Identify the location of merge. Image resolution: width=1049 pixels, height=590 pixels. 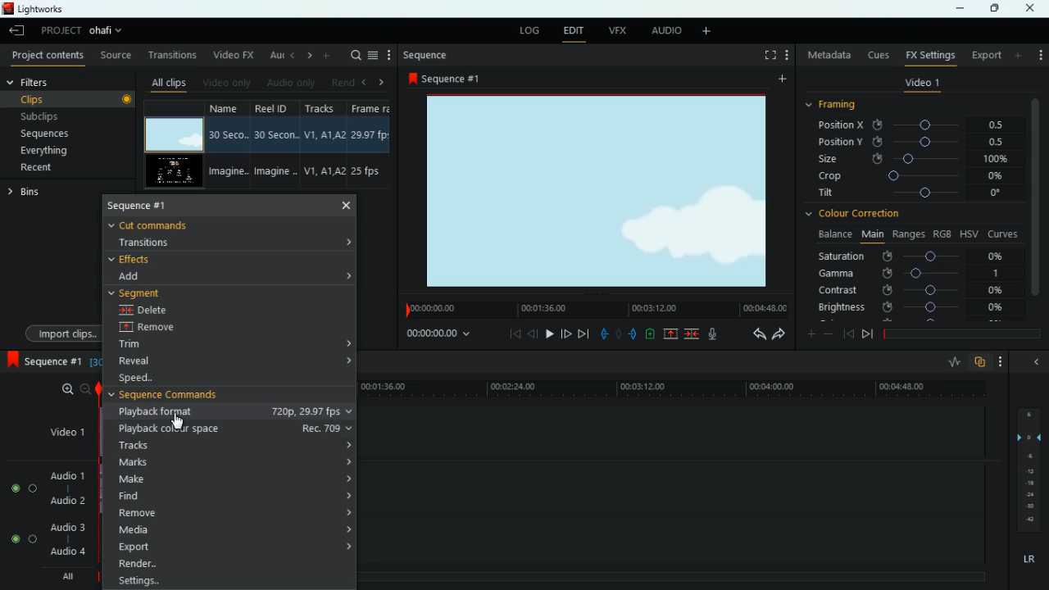
(694, 335).